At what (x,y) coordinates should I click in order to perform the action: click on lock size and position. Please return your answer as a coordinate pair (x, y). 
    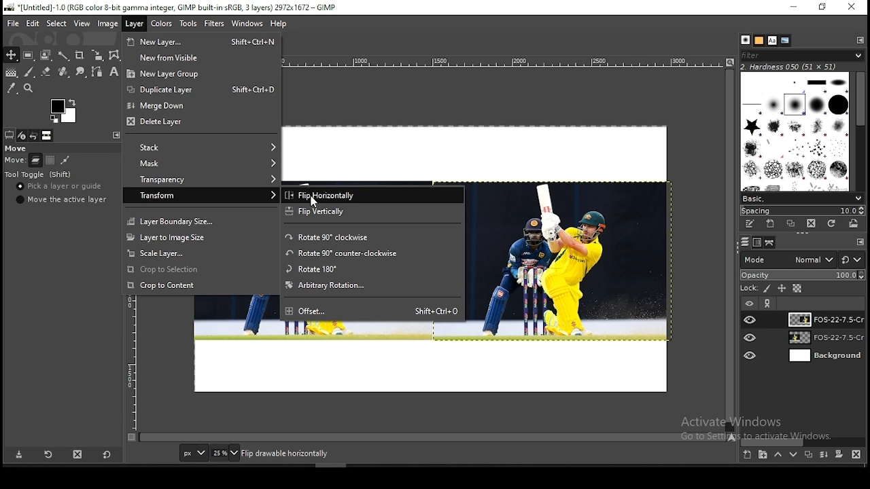
    Looking at the image, I should click on (782, 289).